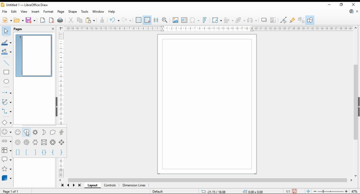 This screenshot has width=360, height=194. Describe the element at coordinates (207, 180) in the screenshot. I see `scroll bar` at that location.